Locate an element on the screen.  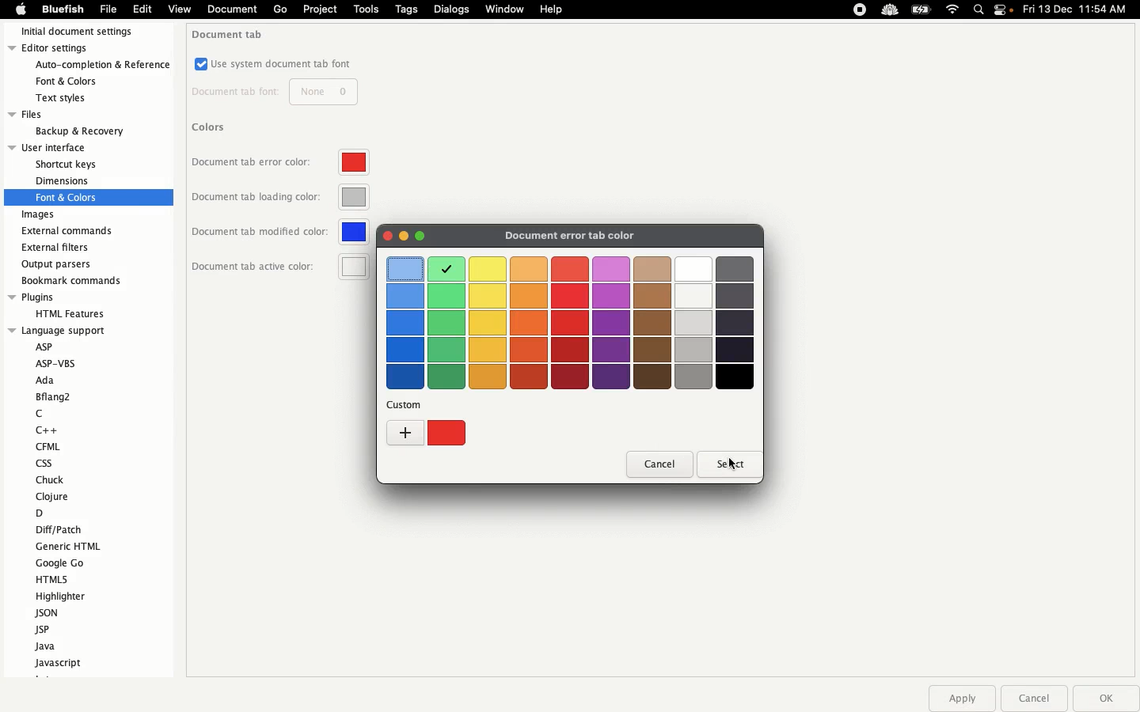
colors is located at coordinates (612, 267).